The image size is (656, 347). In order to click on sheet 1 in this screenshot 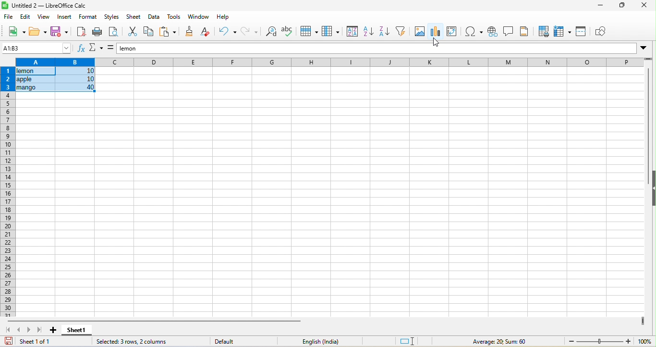, I will do `click(79, 331)`.